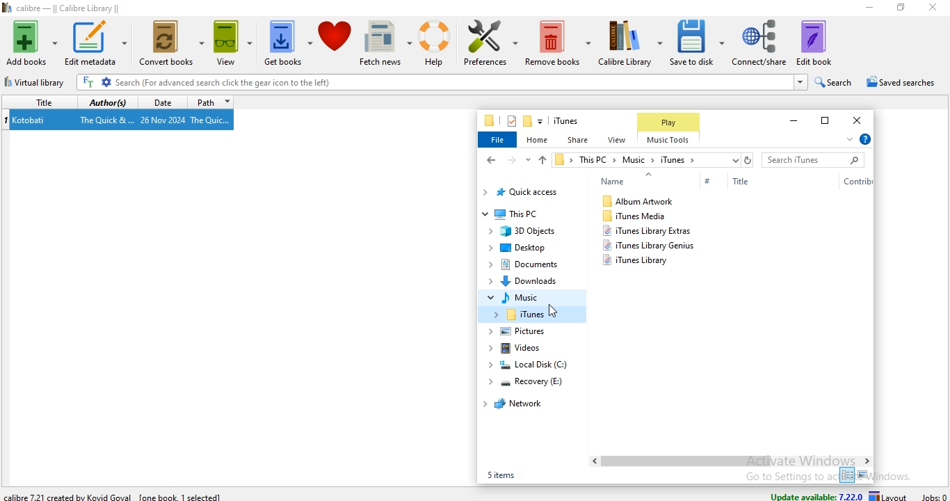 The image size is (950, 501). What do you see at coordinates (641, 217) in the screenshot?
I see `iTunes Media` at bounding box center [641, 217].